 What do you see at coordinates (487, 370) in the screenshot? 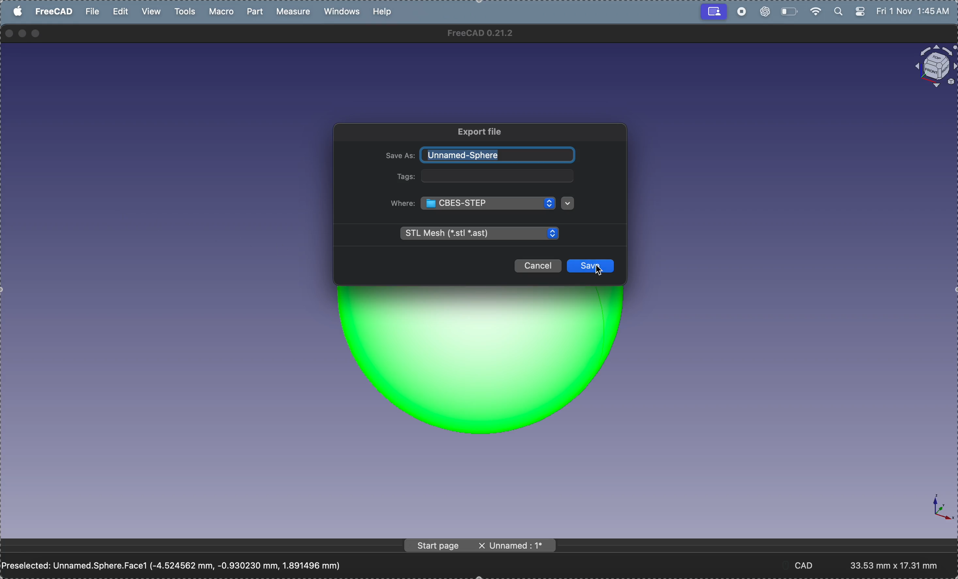
I see `sphere` at bounding box center [487, 370].